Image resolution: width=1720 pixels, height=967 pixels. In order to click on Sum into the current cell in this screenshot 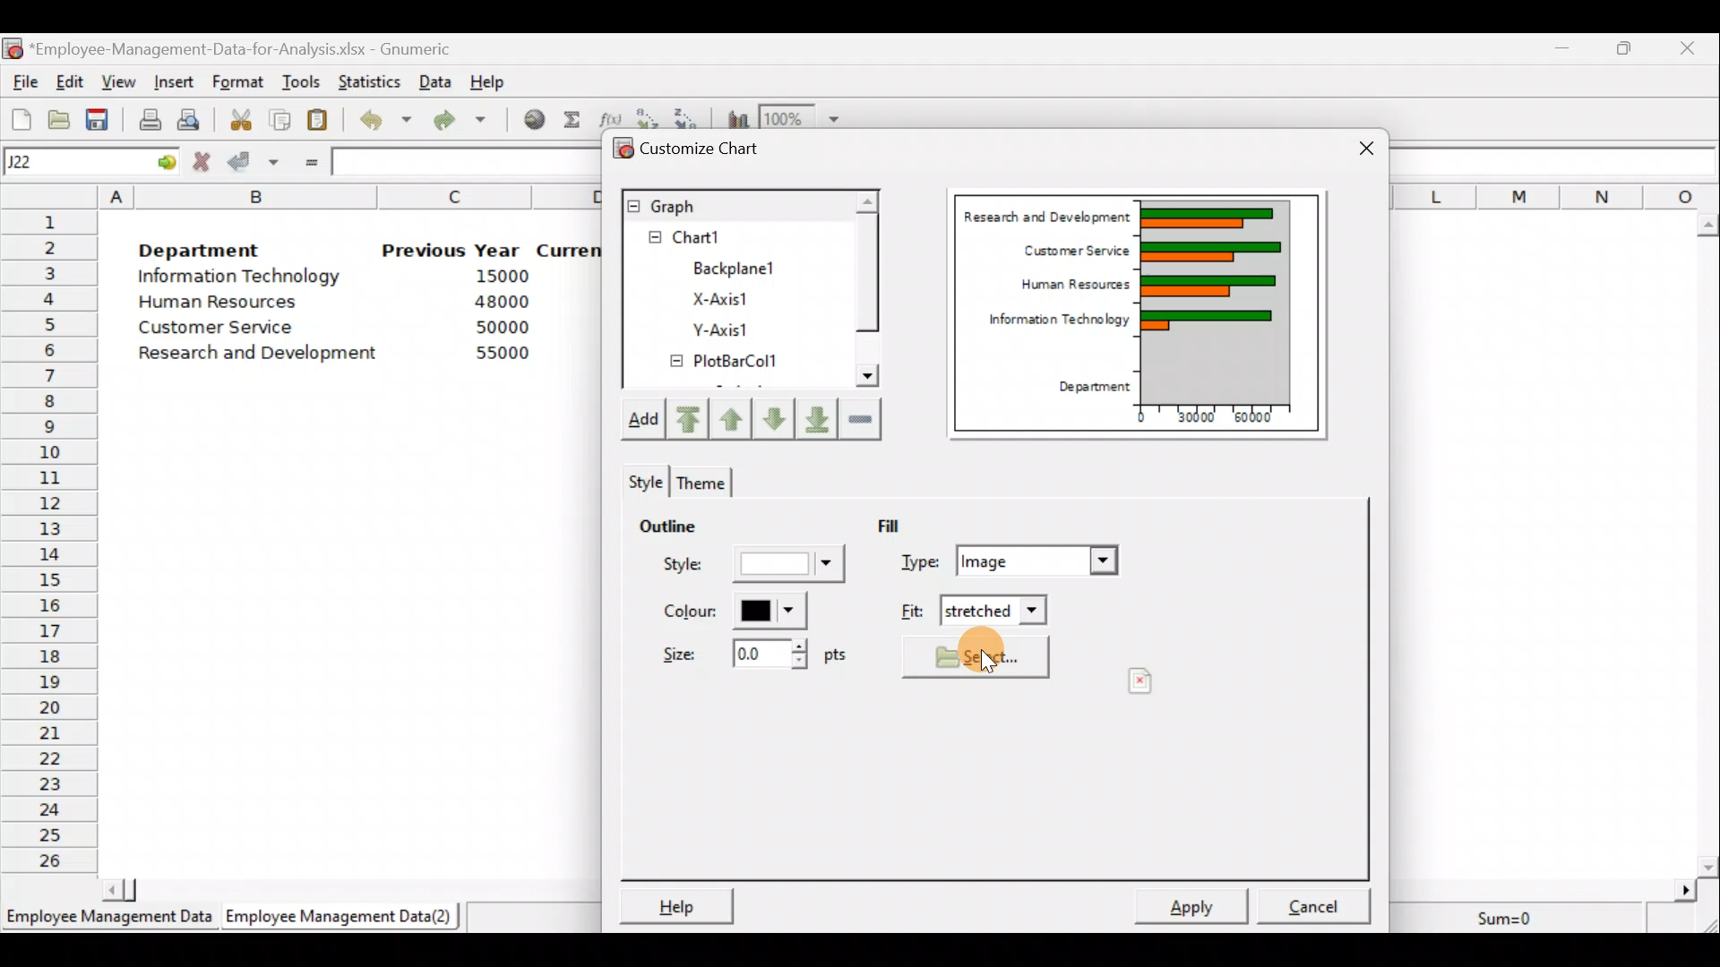, I will do `click(573, 124)`.